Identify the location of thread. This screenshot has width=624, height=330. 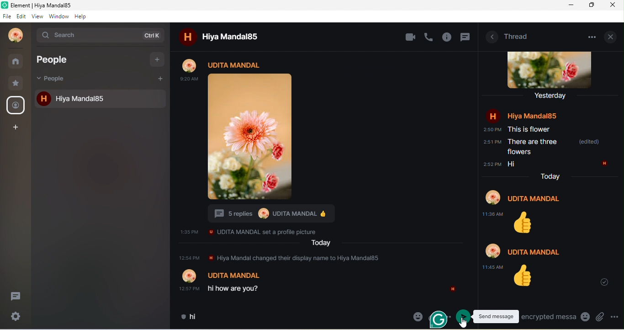
(466, 38).